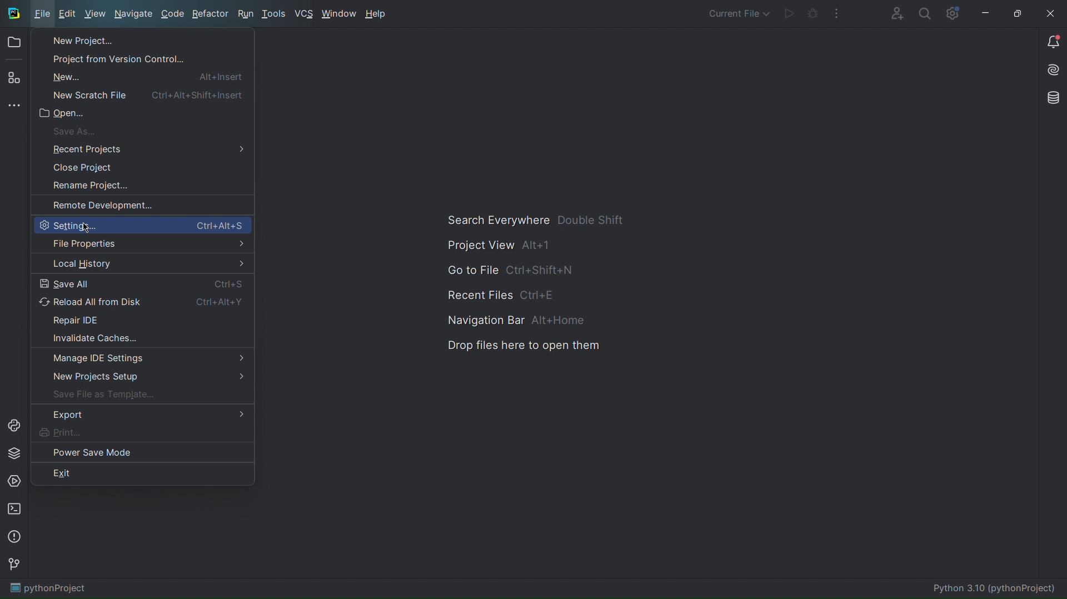 Image resolution: width=1067 pixels, height=599 pixels. I want to click on Python Packages, so click(16, 453).